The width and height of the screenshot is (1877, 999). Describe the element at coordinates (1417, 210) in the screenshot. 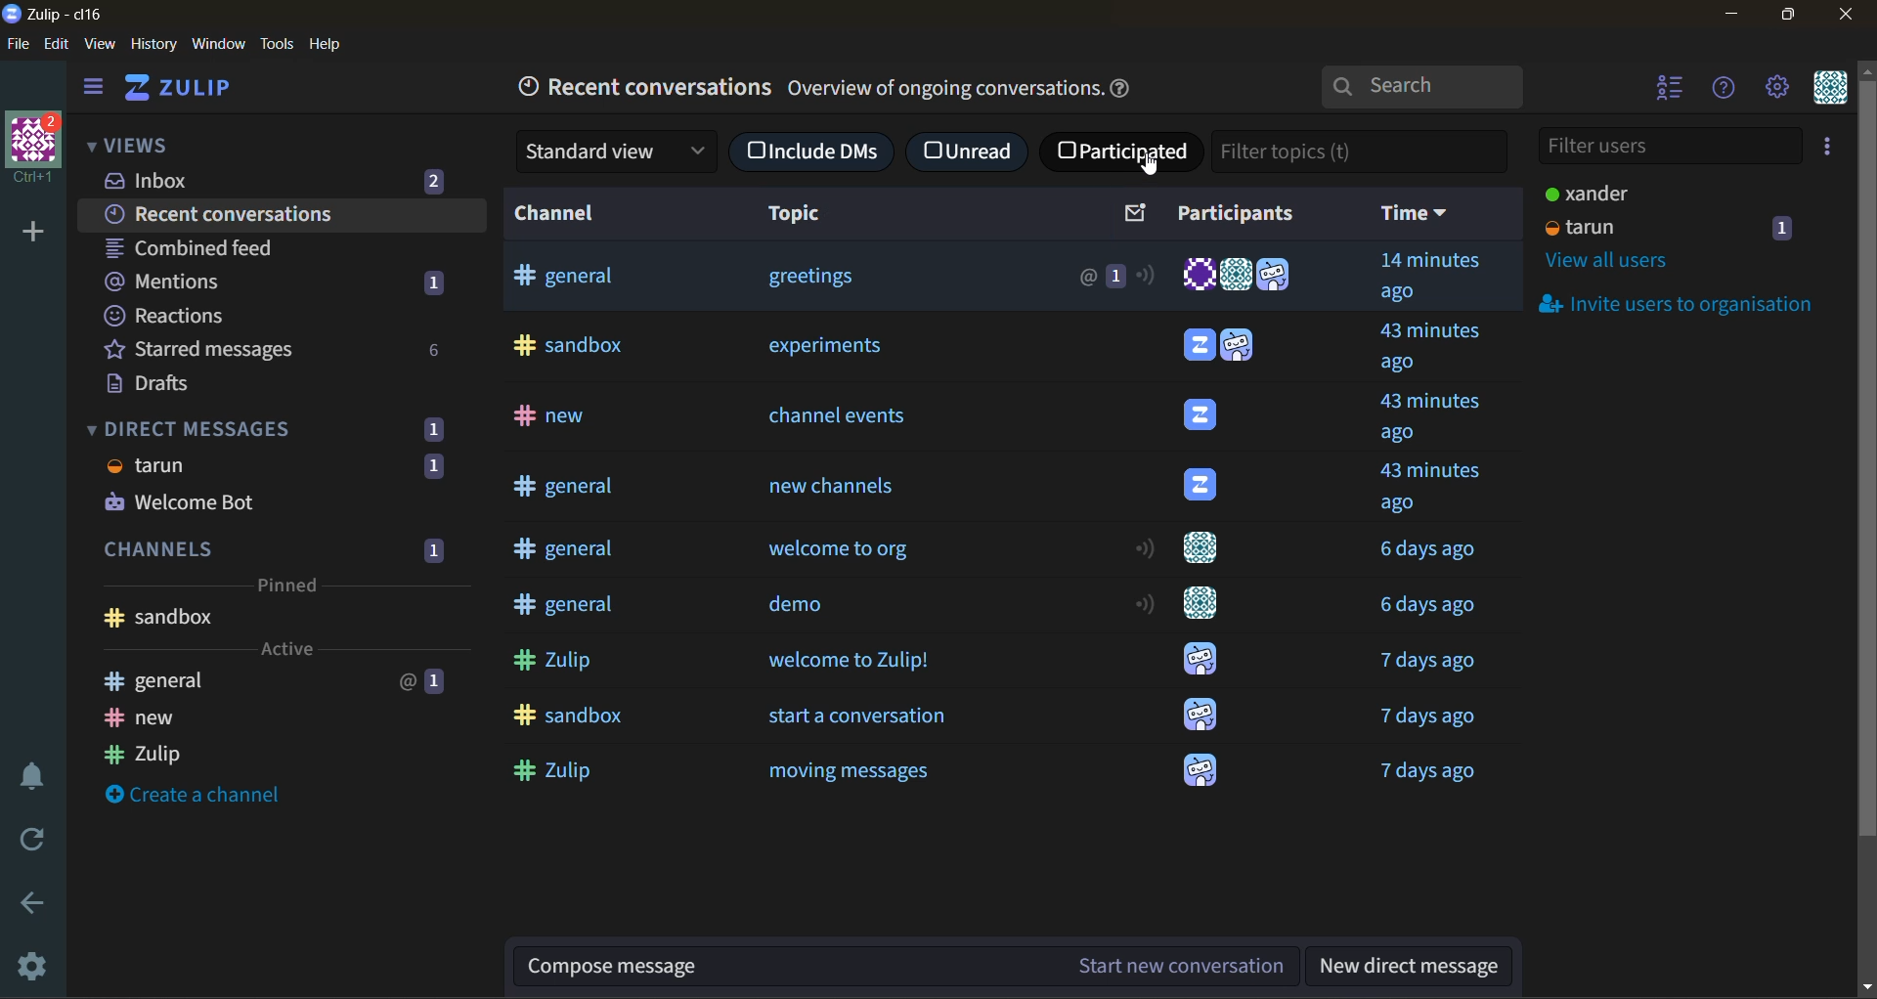

I see `time` at that location.